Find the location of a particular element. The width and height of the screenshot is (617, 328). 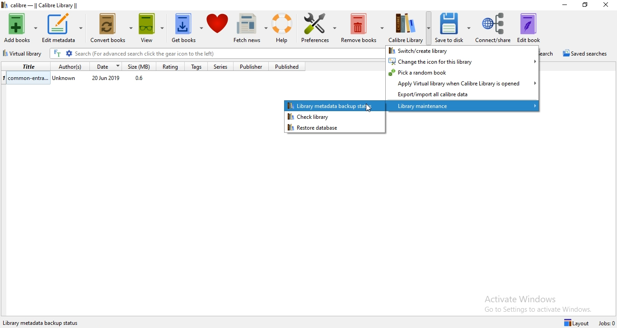

library maintenance is located at coordinates (463, 106).